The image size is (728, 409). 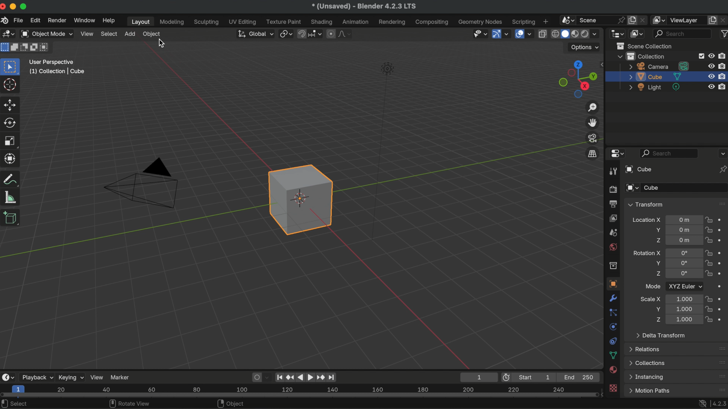 What do you see at coordinates (684, 220) in the screenshot?
I see `location of object` at bounding box center [684, 220].